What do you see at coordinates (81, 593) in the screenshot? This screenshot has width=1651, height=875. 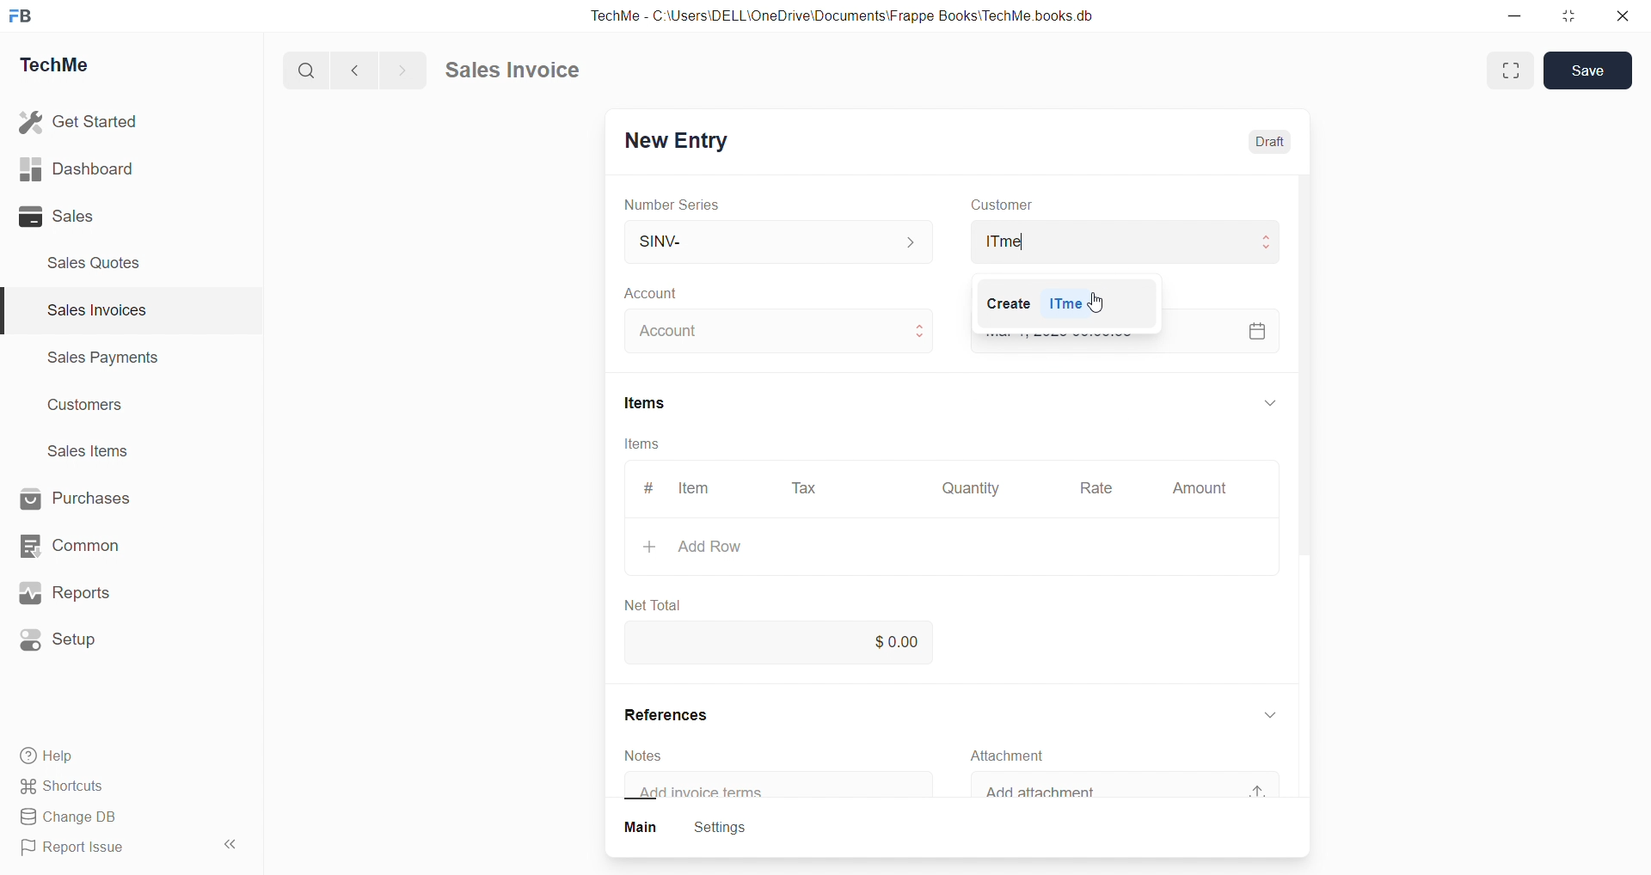 I see `ws Reports` at bounding box center [81, 593].